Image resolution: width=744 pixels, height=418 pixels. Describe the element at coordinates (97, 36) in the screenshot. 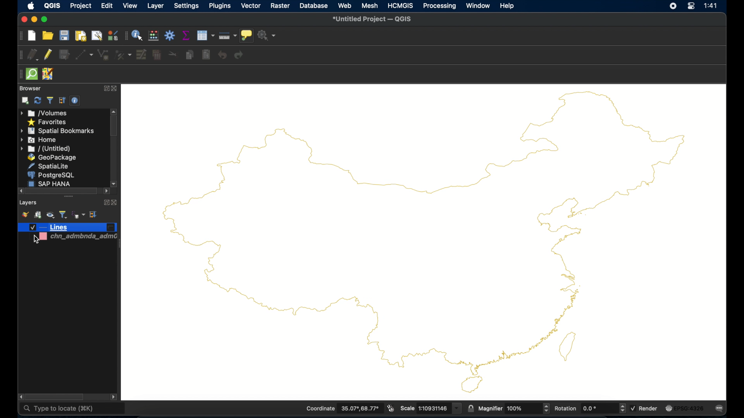

I see `open layout manager` at that location.